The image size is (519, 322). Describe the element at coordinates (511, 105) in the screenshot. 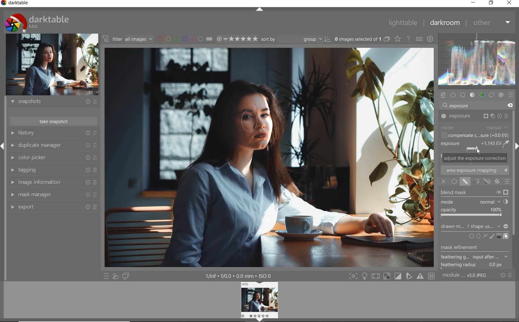

I see `delete` at that location.